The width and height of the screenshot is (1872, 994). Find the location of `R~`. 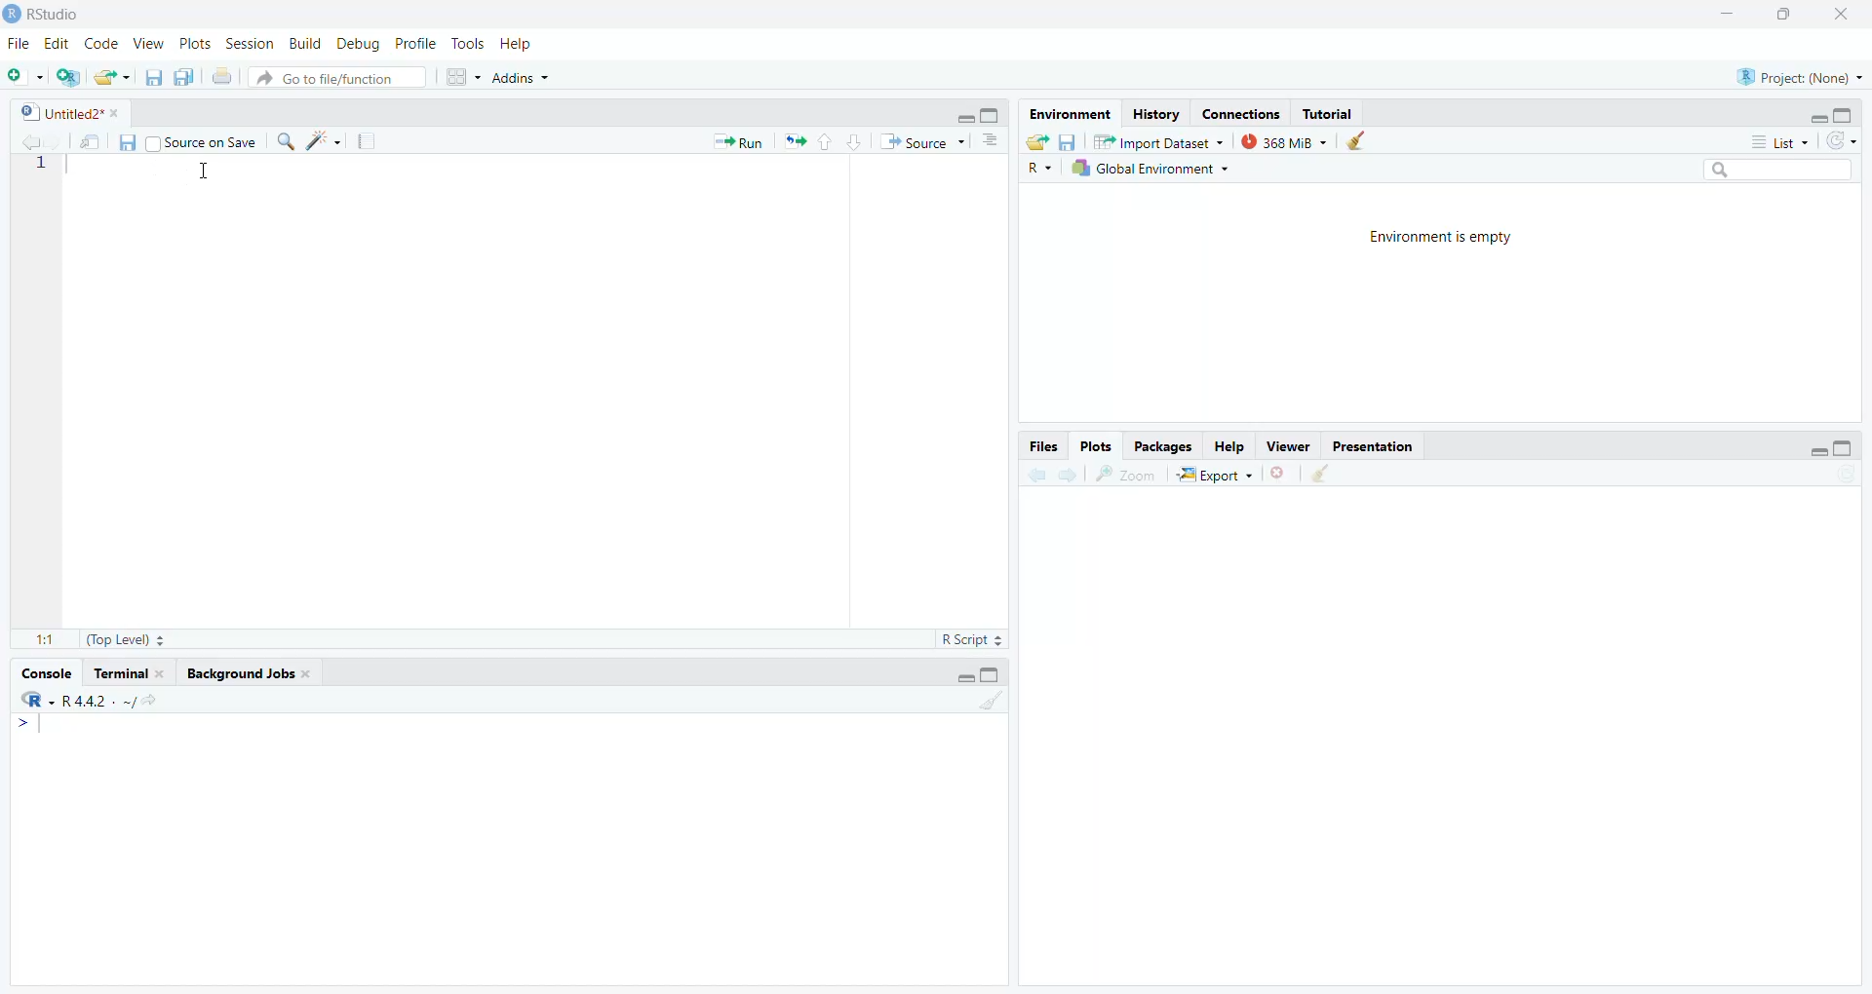

R~ is located at coordinates (1037, 167).